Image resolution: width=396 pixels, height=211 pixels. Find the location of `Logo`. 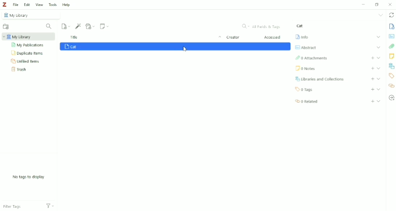

Logo is located at coordinates (4, 4).